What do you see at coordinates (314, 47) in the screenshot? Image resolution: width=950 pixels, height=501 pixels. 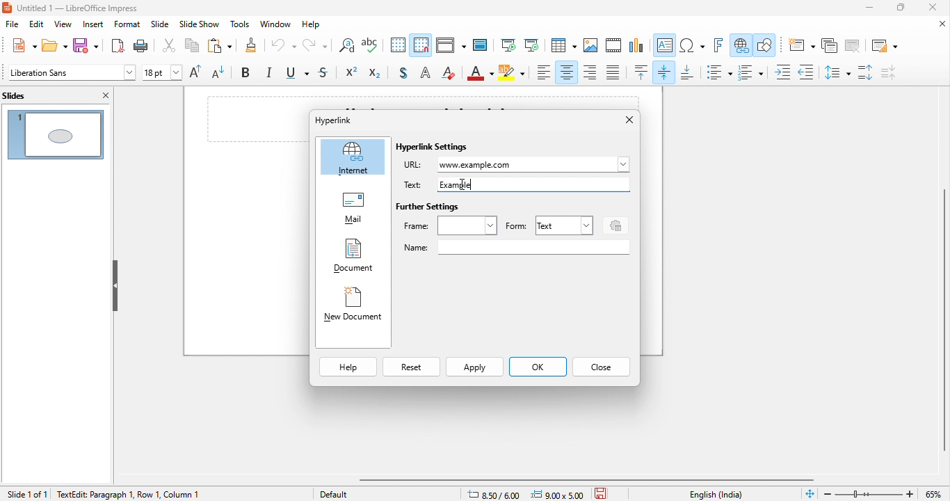 I see `redo` at bounding box center [314, 47].